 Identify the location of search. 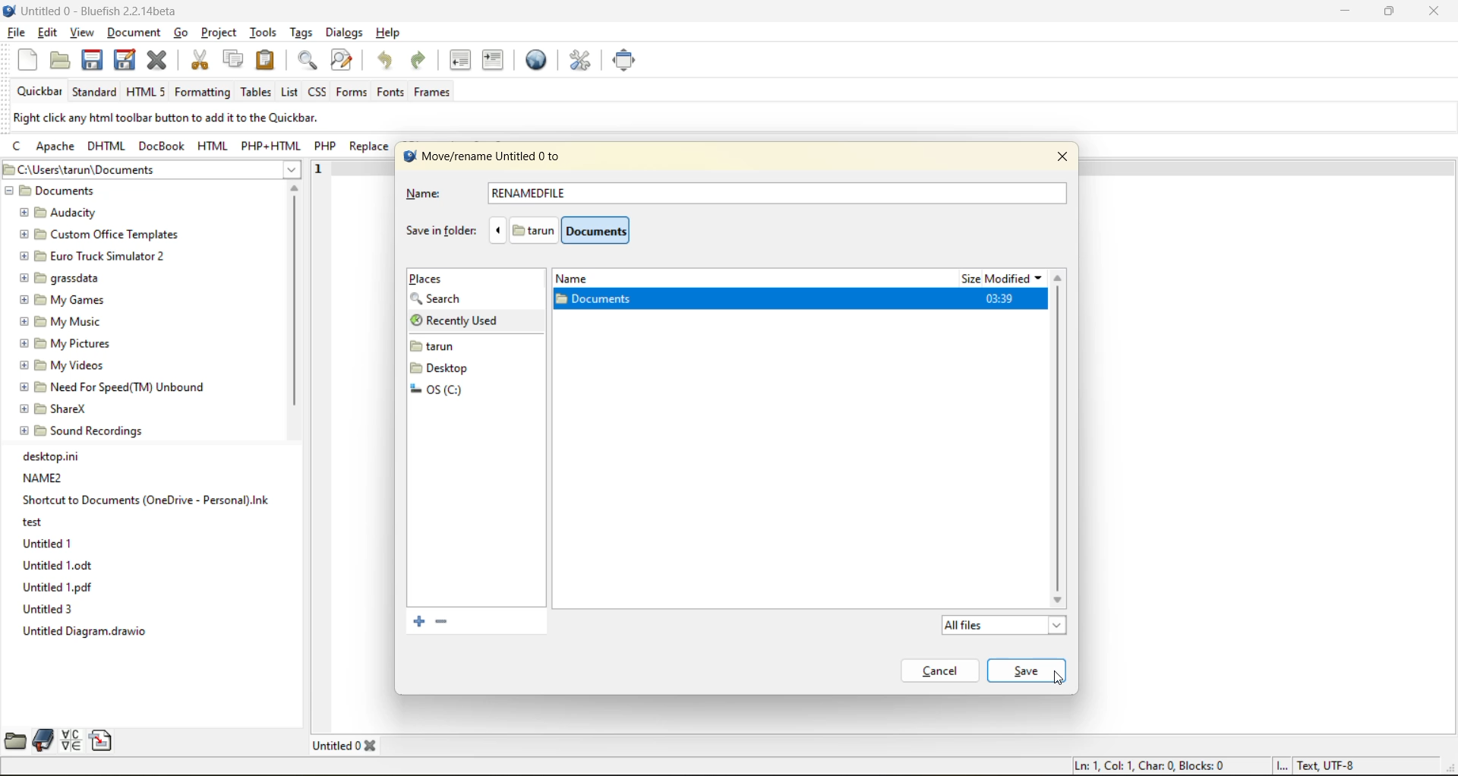
(448, 299).